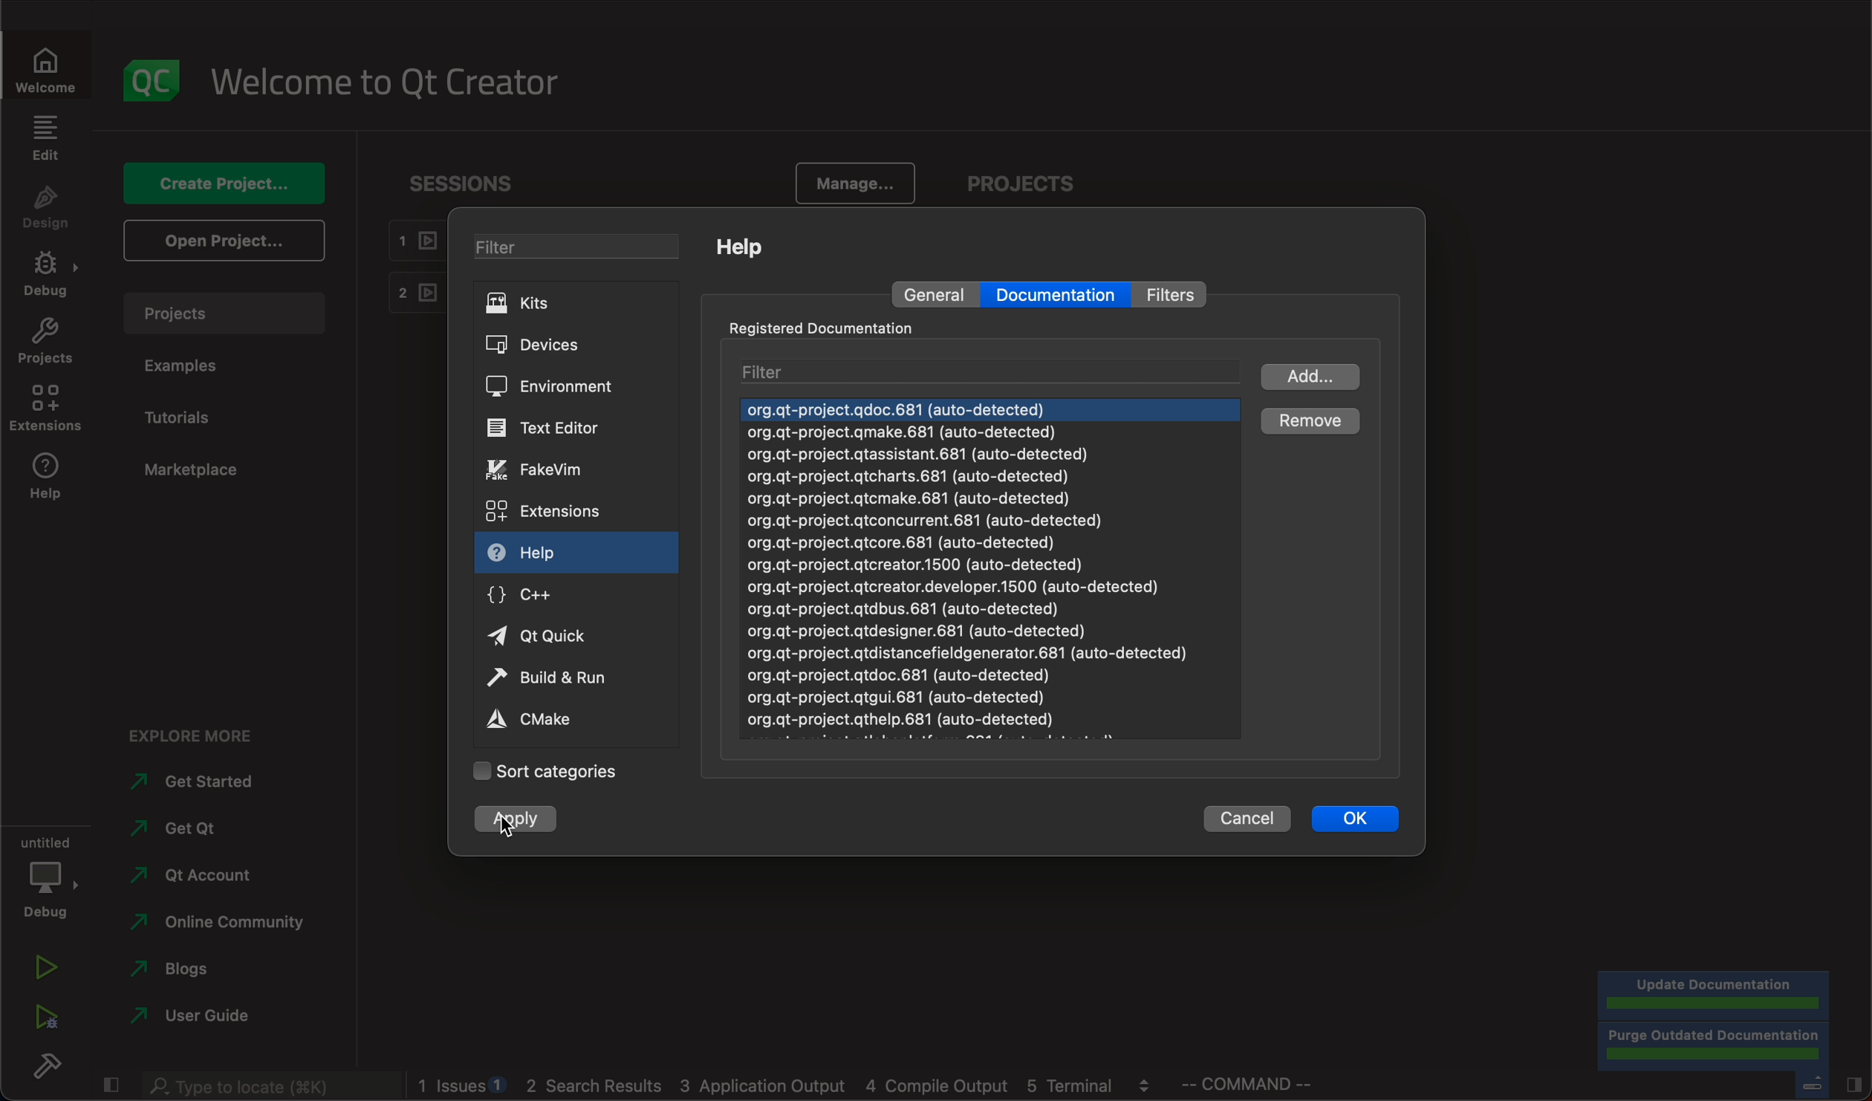  Describe the element at coordinates (46, 1065) in the screenshot. I see `build` at that location.